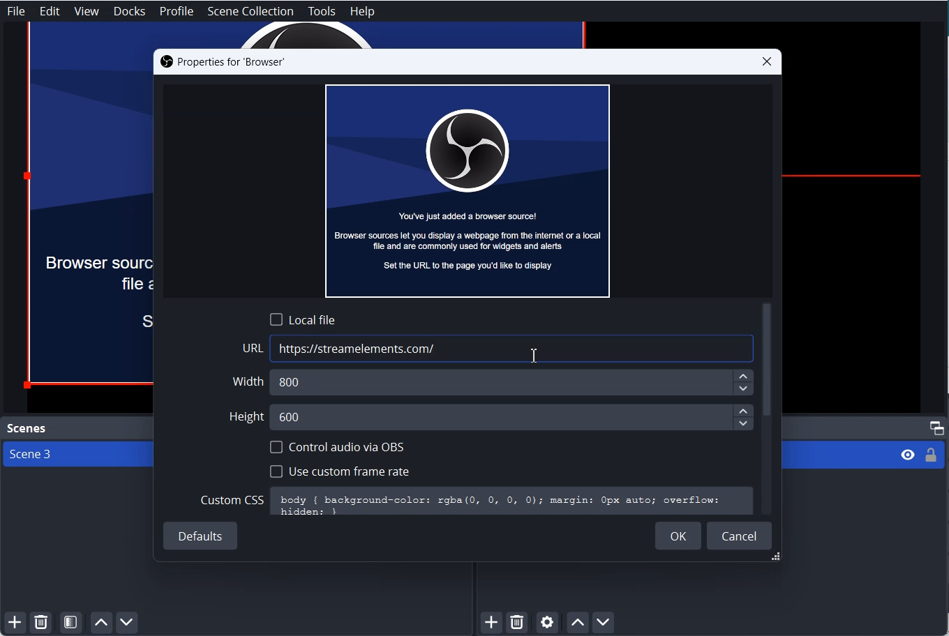  What do you see at coordinates (222, 62) in the screenshot?
I see `Properties of Browser` at bounding box center [222, 62].